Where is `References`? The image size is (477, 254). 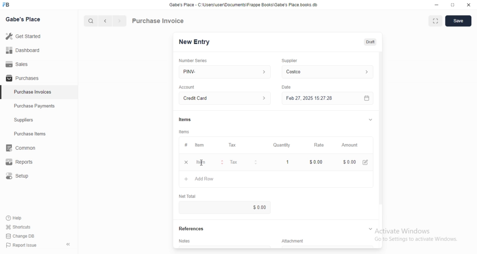 References is located at coordinates (191, 229).